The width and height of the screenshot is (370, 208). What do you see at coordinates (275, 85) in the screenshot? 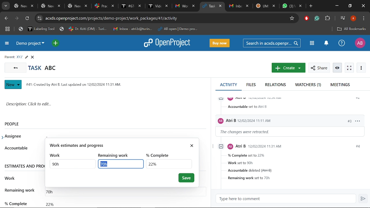
I see `Relations` at bounding box center [275, 85].